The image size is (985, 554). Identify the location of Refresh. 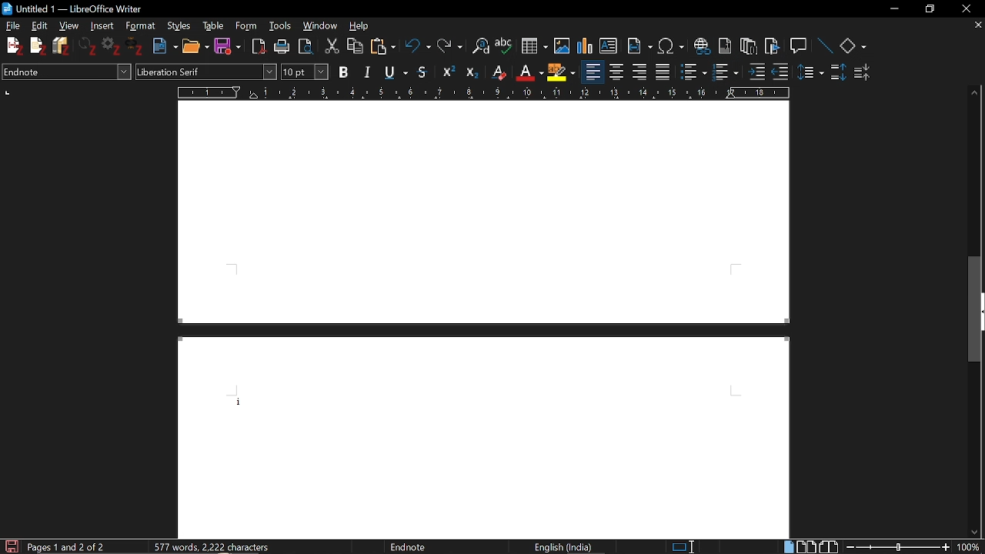
(88, 46).